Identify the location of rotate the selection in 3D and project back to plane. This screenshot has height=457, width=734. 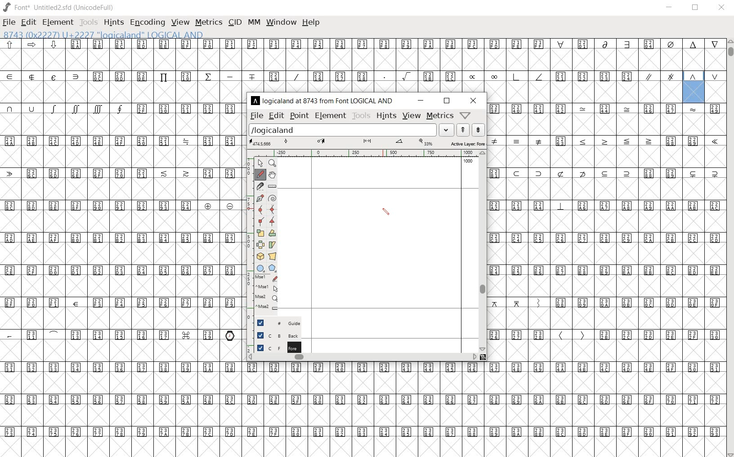
(260, 257).